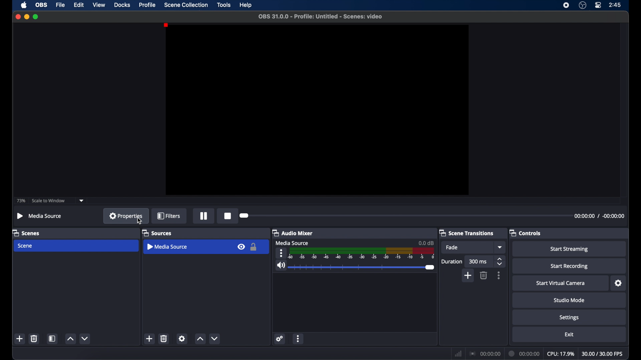 The image size is (641, 360). What do you see at coordinates (499, 276) in the screenshot?
I see `more options` at bounding box center [499, 276].